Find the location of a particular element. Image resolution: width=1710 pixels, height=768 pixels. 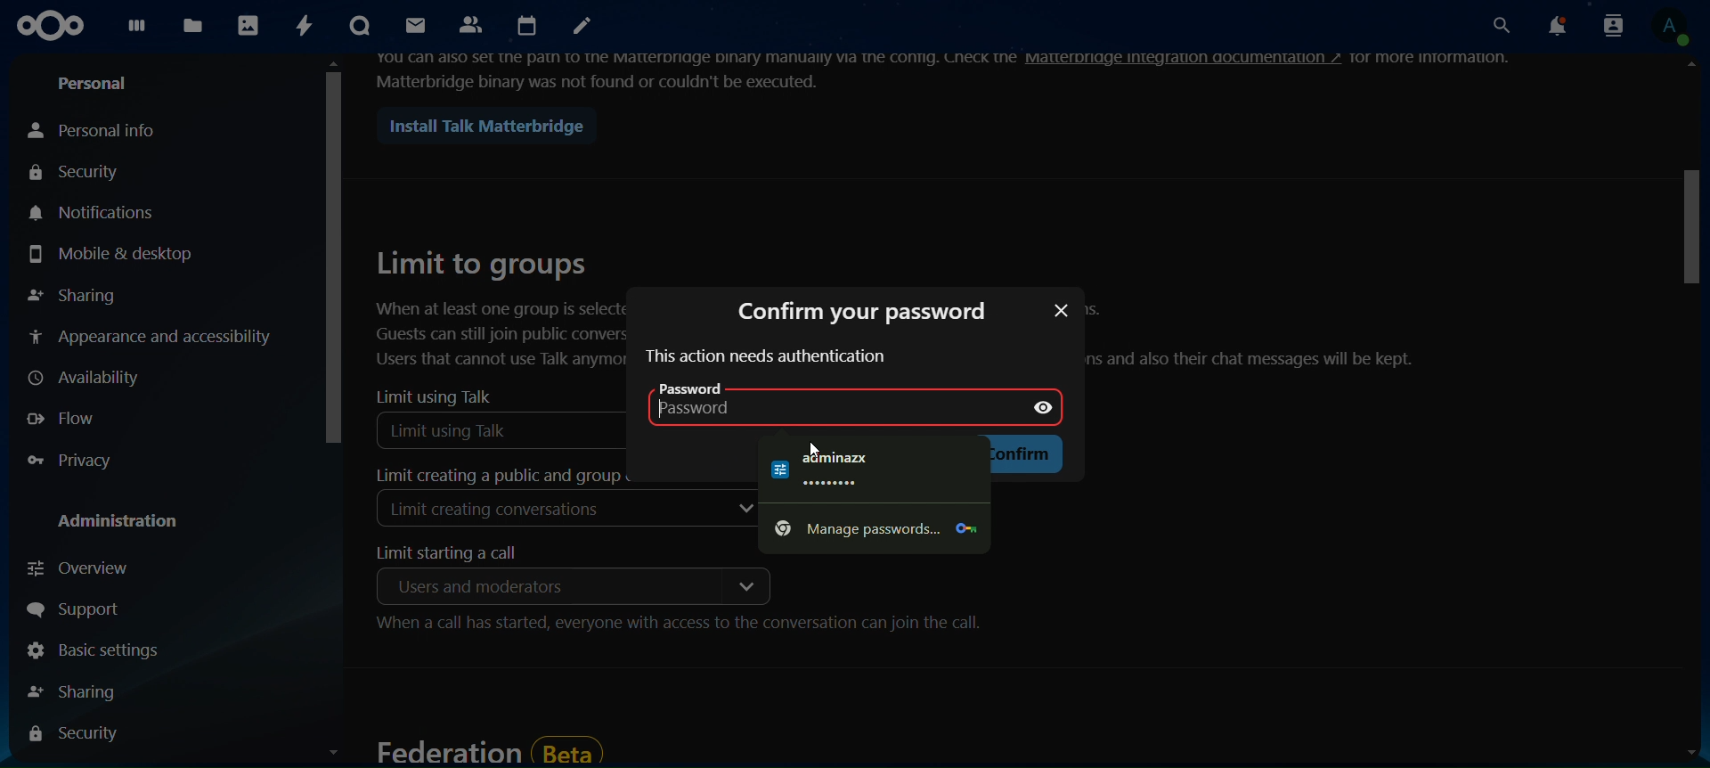

dropdown is located at coordinates (744, 511).